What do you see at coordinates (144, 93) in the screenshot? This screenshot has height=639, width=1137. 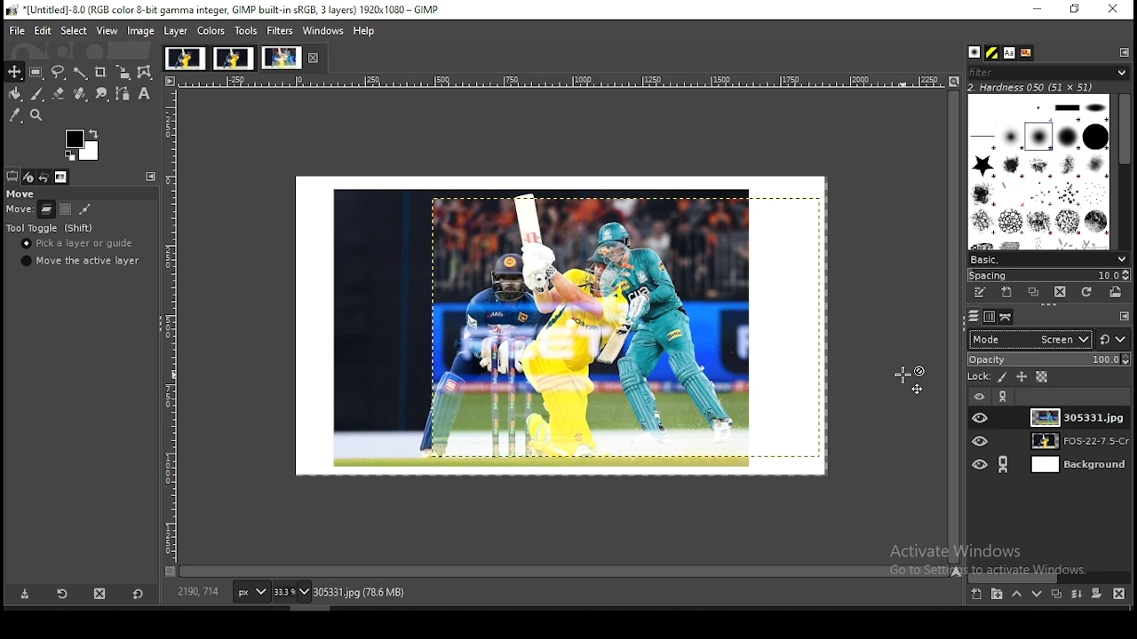 I see `text tool` at bounding box center [144, 93].